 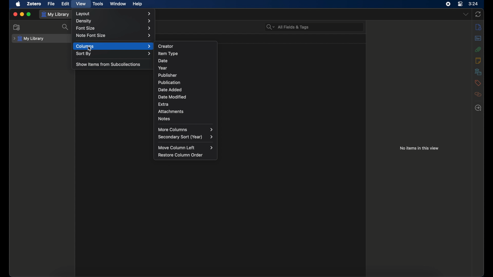 What do you see at coordinates (478, 38) in the screenshot?
I see `abstract` at bounding box center [478, 38].